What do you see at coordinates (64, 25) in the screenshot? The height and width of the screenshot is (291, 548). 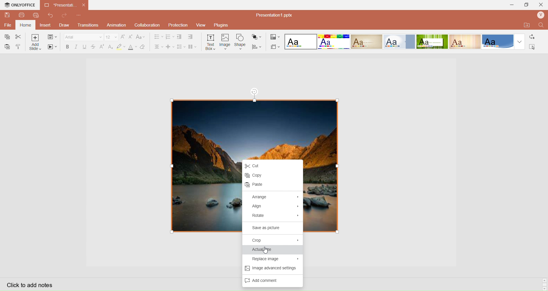 I see `Draw` at bounding box center [64, 25].